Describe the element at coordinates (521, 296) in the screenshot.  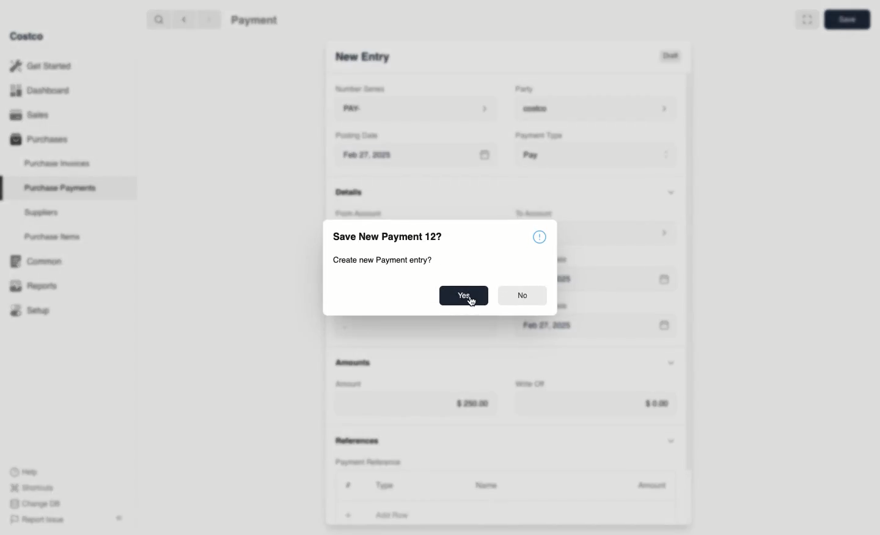
I see `No` at that location.